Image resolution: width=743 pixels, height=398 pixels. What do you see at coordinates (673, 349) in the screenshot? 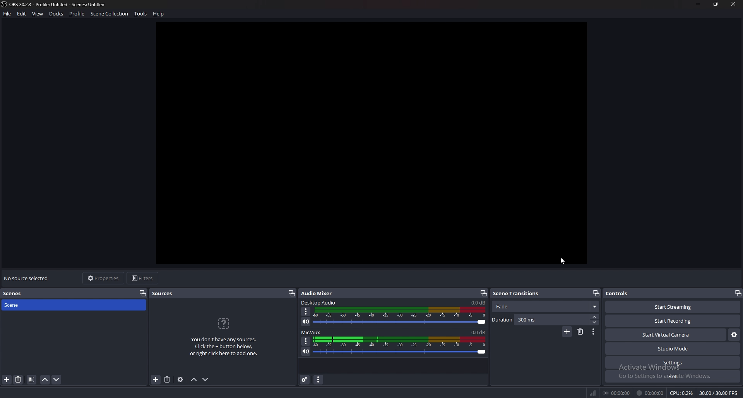
I see `studio mode` at bounding box center [673, 349].